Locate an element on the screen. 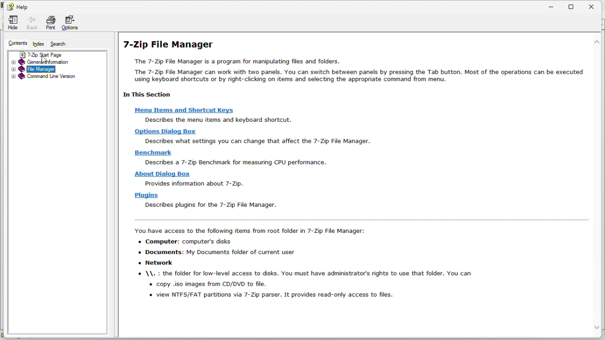 This screenshot has height=340, width=605. index is located at coordinates (39, 44).